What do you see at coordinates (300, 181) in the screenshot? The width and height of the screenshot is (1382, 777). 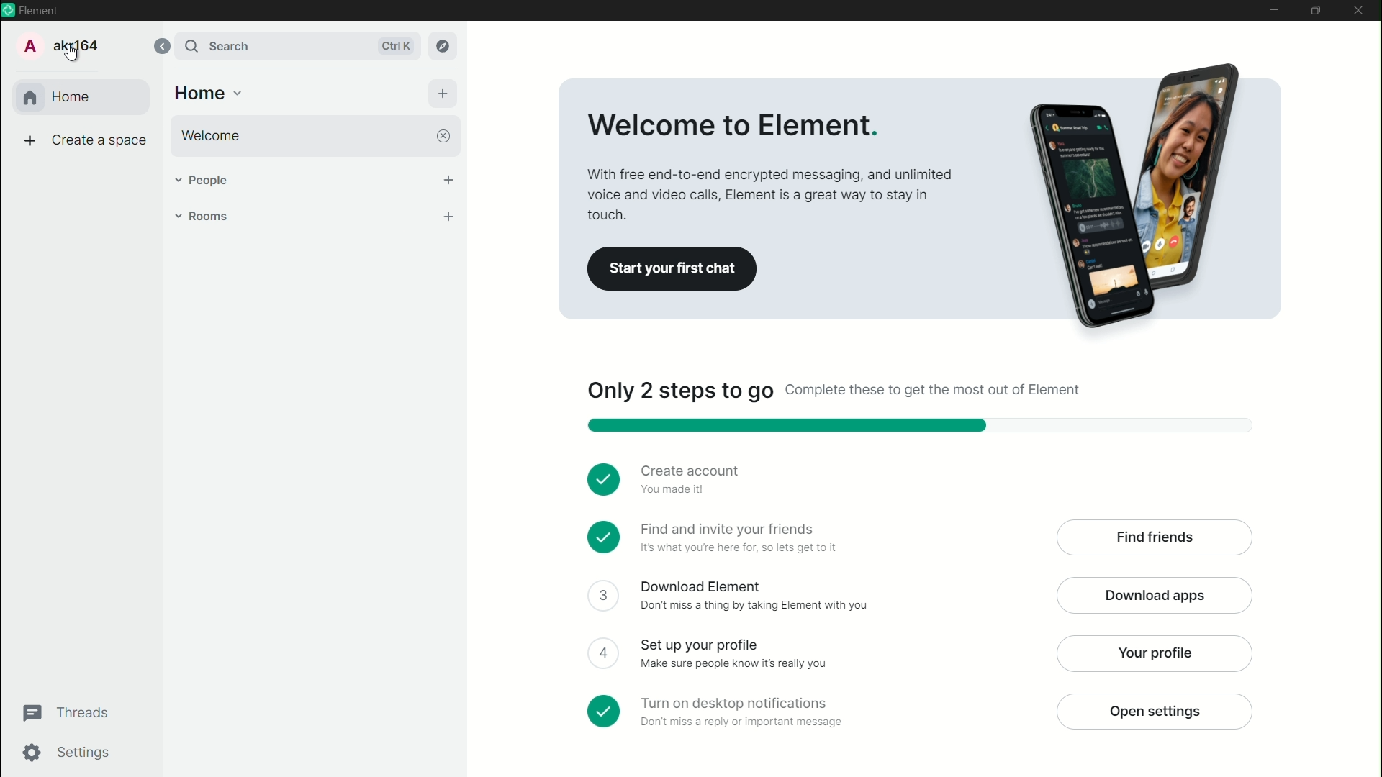 I see `people` at bounding box center [300, 181].